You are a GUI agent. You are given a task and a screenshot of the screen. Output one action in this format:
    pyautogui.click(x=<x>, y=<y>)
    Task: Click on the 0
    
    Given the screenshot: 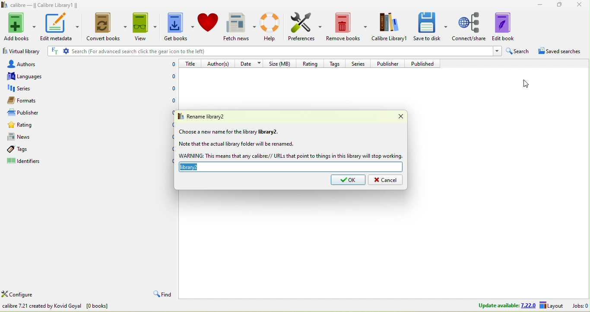 What is the action you would take?
    pyautogui.click(x=170, y=111)
    